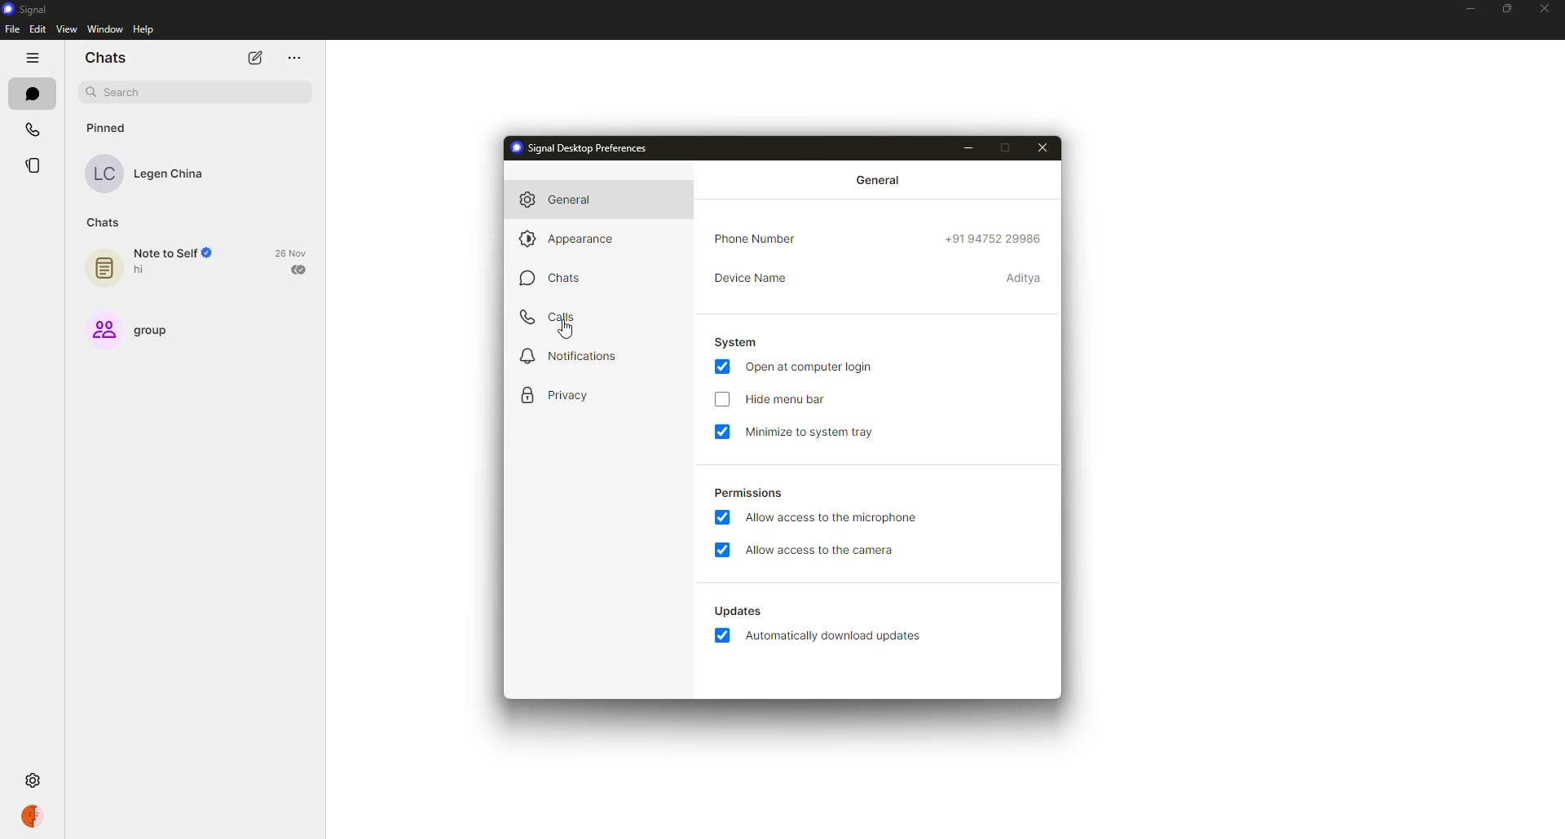 This screenshot has height=839, width=1565. I want to click on note to self, so click(154, 266).